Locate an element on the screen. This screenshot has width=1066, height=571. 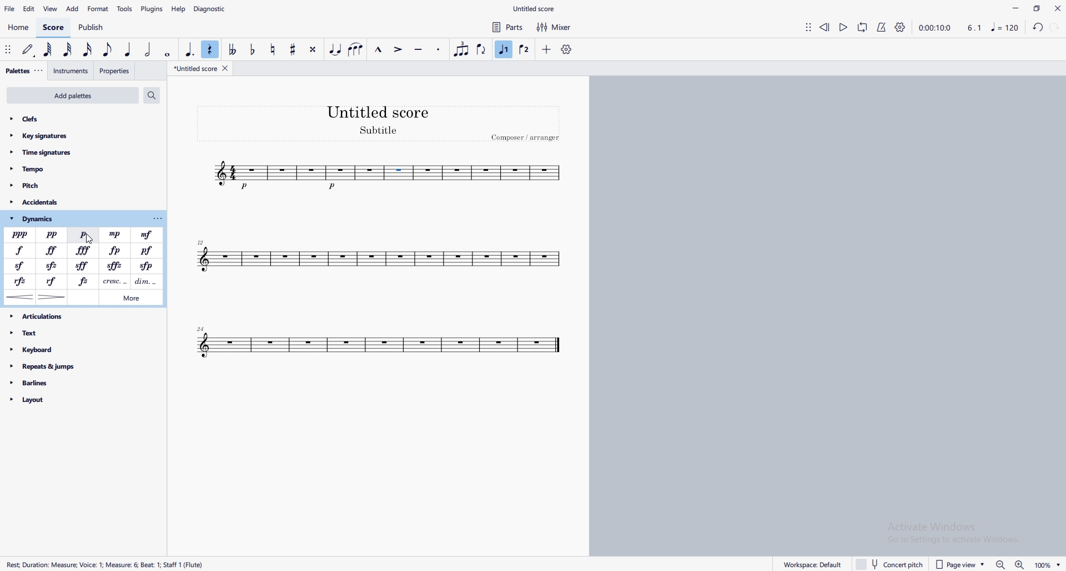
more is located at coordinates (132, 298).